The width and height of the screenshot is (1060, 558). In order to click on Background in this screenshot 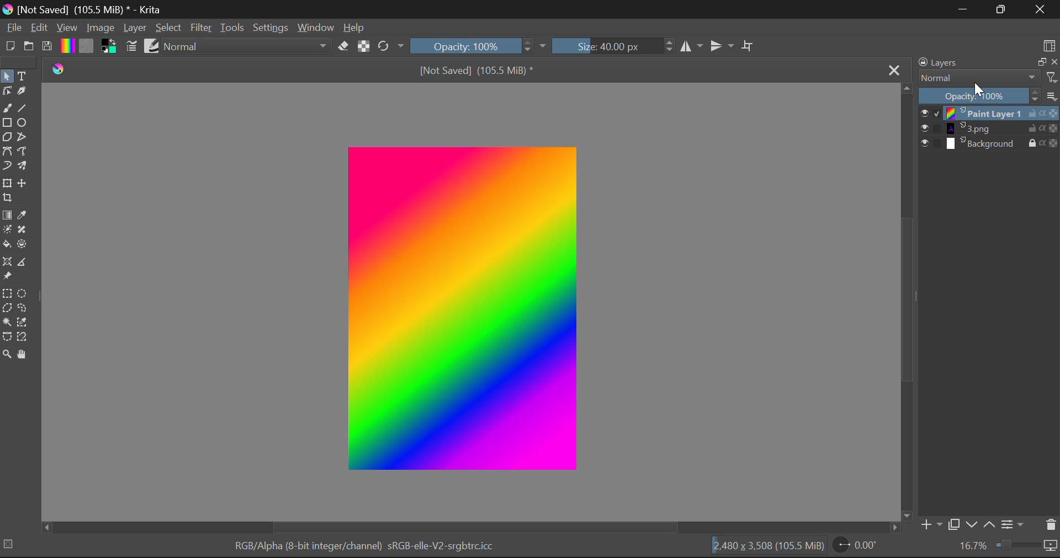, I will do `click(986, 144)`.